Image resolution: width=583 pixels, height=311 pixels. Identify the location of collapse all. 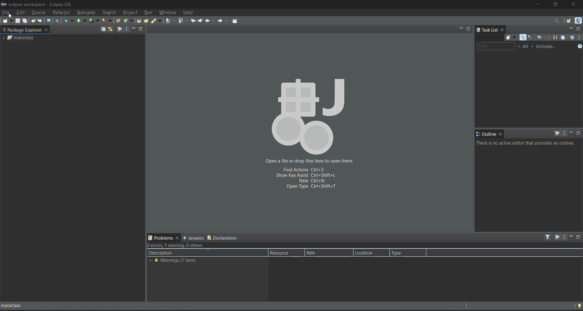
(564, 38).